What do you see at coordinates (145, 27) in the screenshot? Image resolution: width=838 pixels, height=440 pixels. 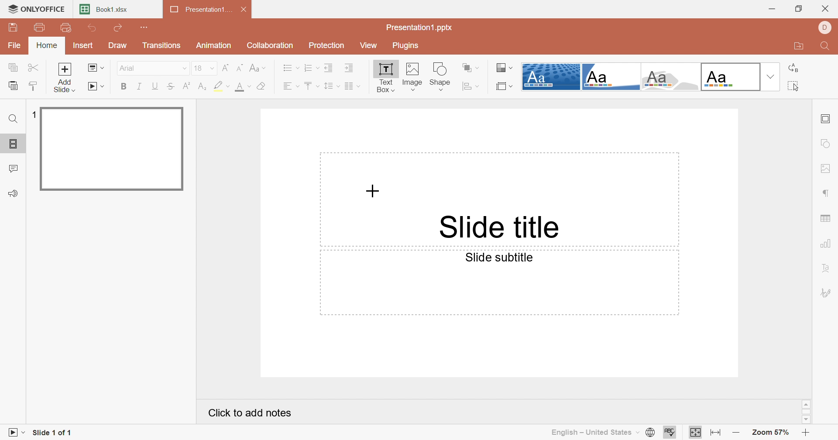 I see `Customize Quick Access Toolbar` at bounding box center [145, 27].